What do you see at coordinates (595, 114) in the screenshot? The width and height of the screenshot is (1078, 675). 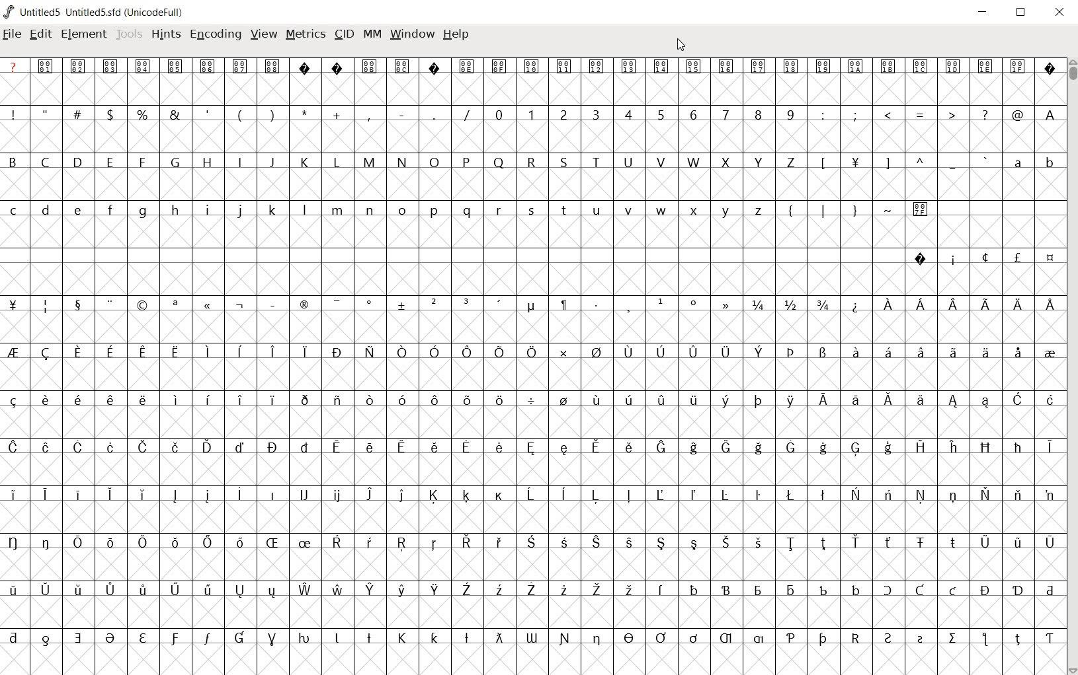 I see `3` at bounding box center [595, 114].